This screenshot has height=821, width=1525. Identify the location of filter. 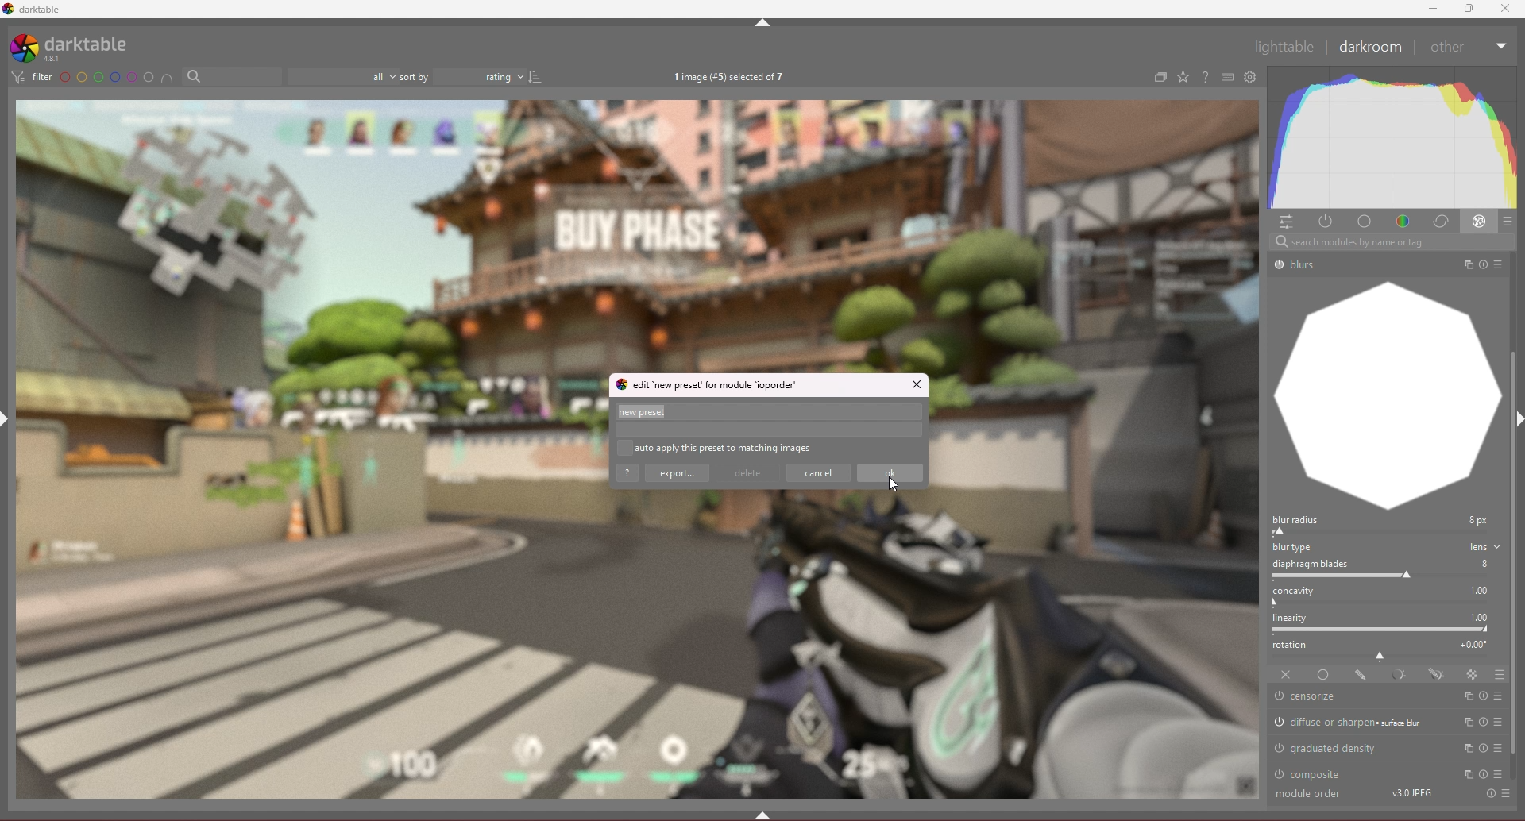
(33, 76).